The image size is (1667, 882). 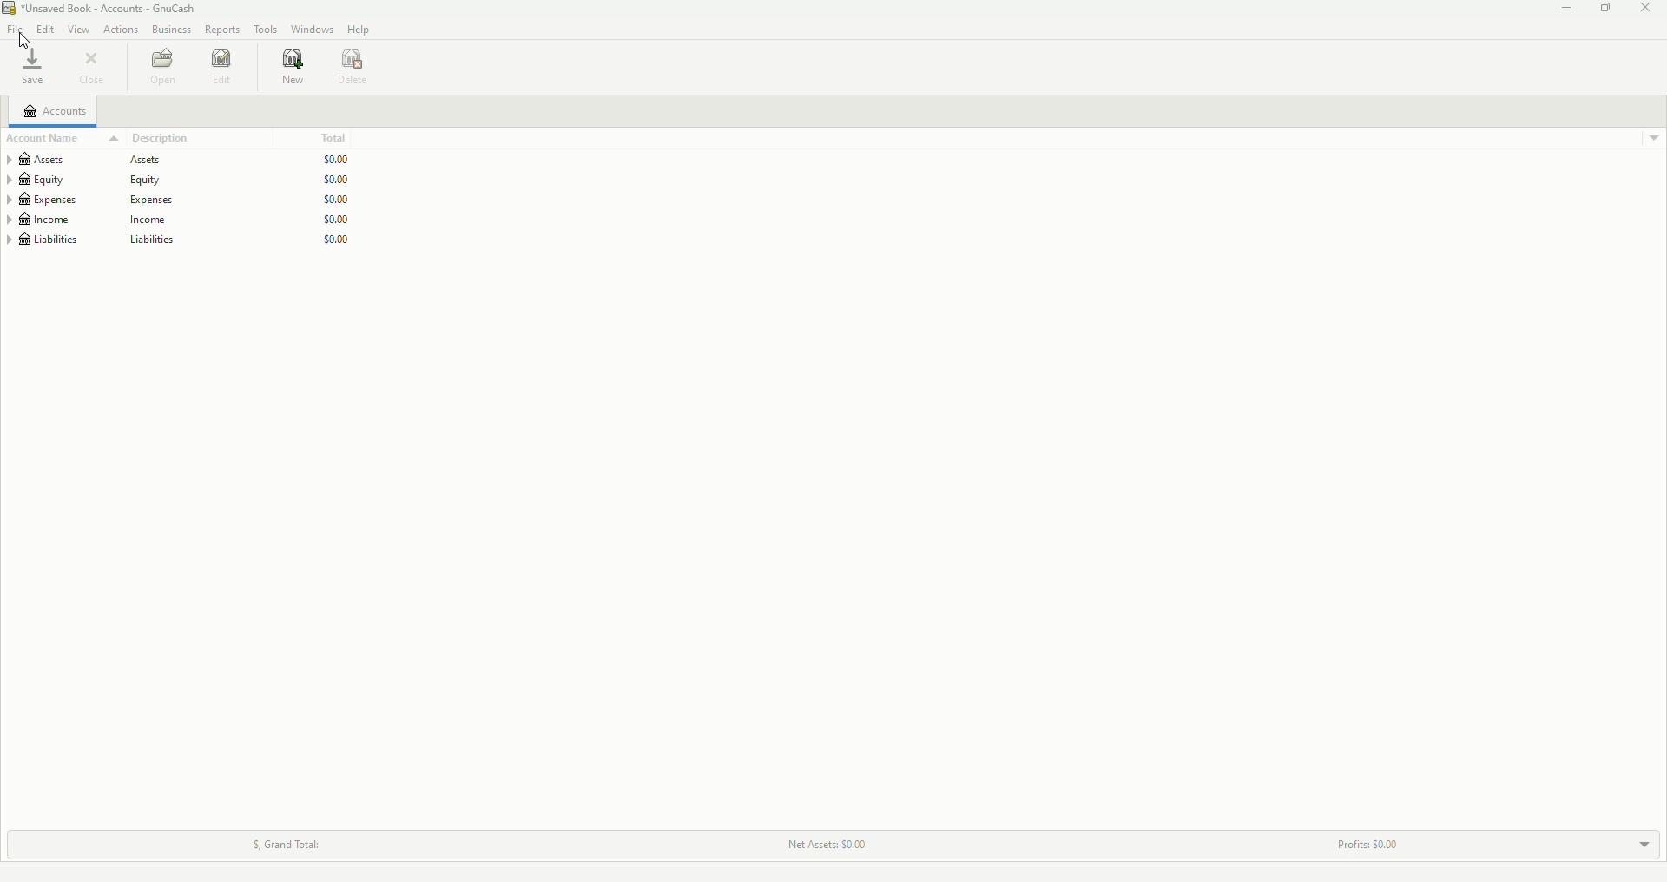 What do you see at coordinates (181, 198) in the screenshot?
I see `Expenses` at bounding box center [181, 198].